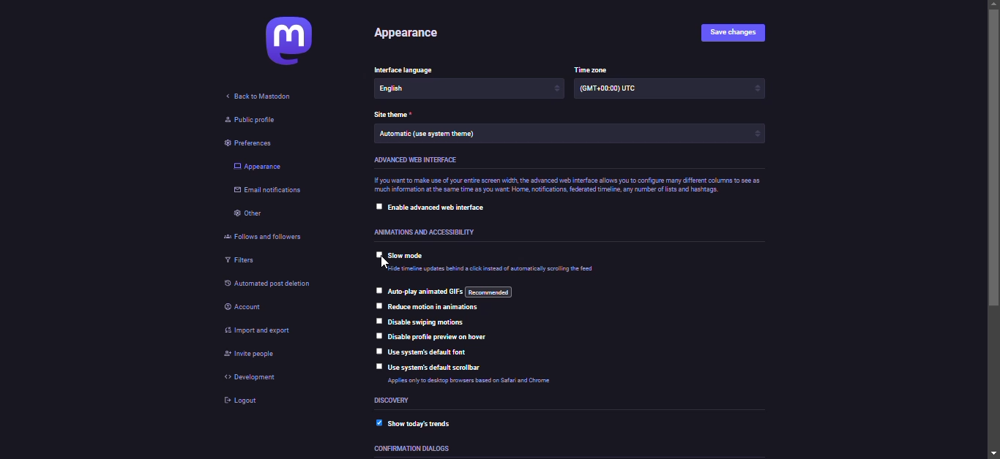 The width and height of the screenshot is (1000, 459). What do you see at coordinates (758, 134) in the screenshot?
I see `increase/decrease arrows` at bounding box center [758, 134].